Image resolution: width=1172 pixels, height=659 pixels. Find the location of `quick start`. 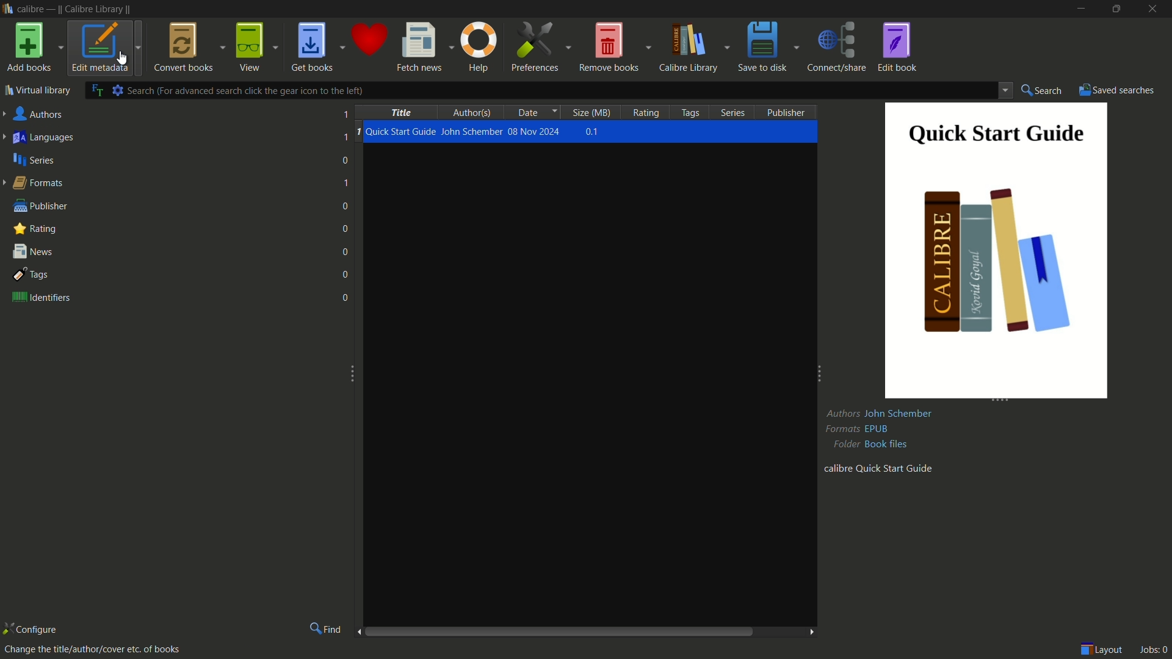

quick start is located at coordinates (997, 251).